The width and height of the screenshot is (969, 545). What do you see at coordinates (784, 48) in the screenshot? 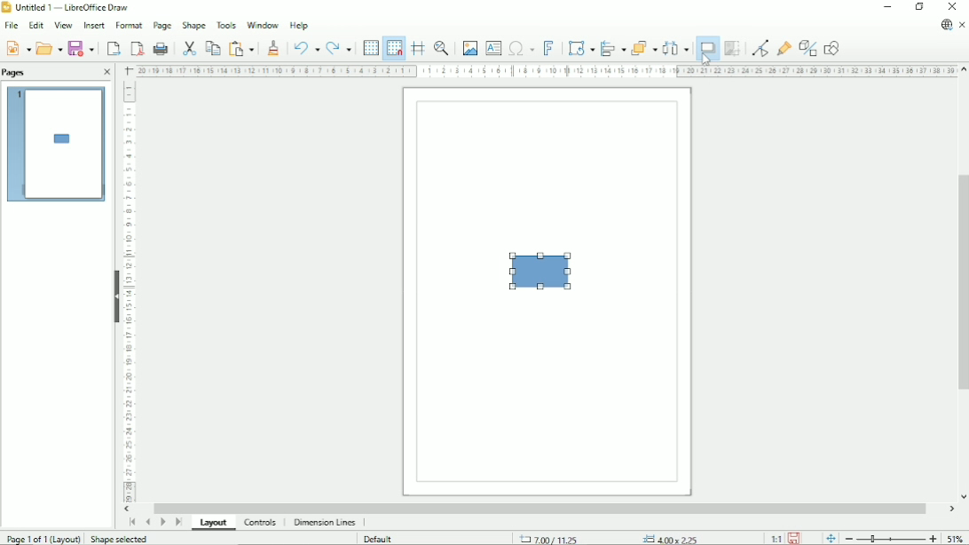
I see `Show gluepoint functions` at bounding box center [784, 48].